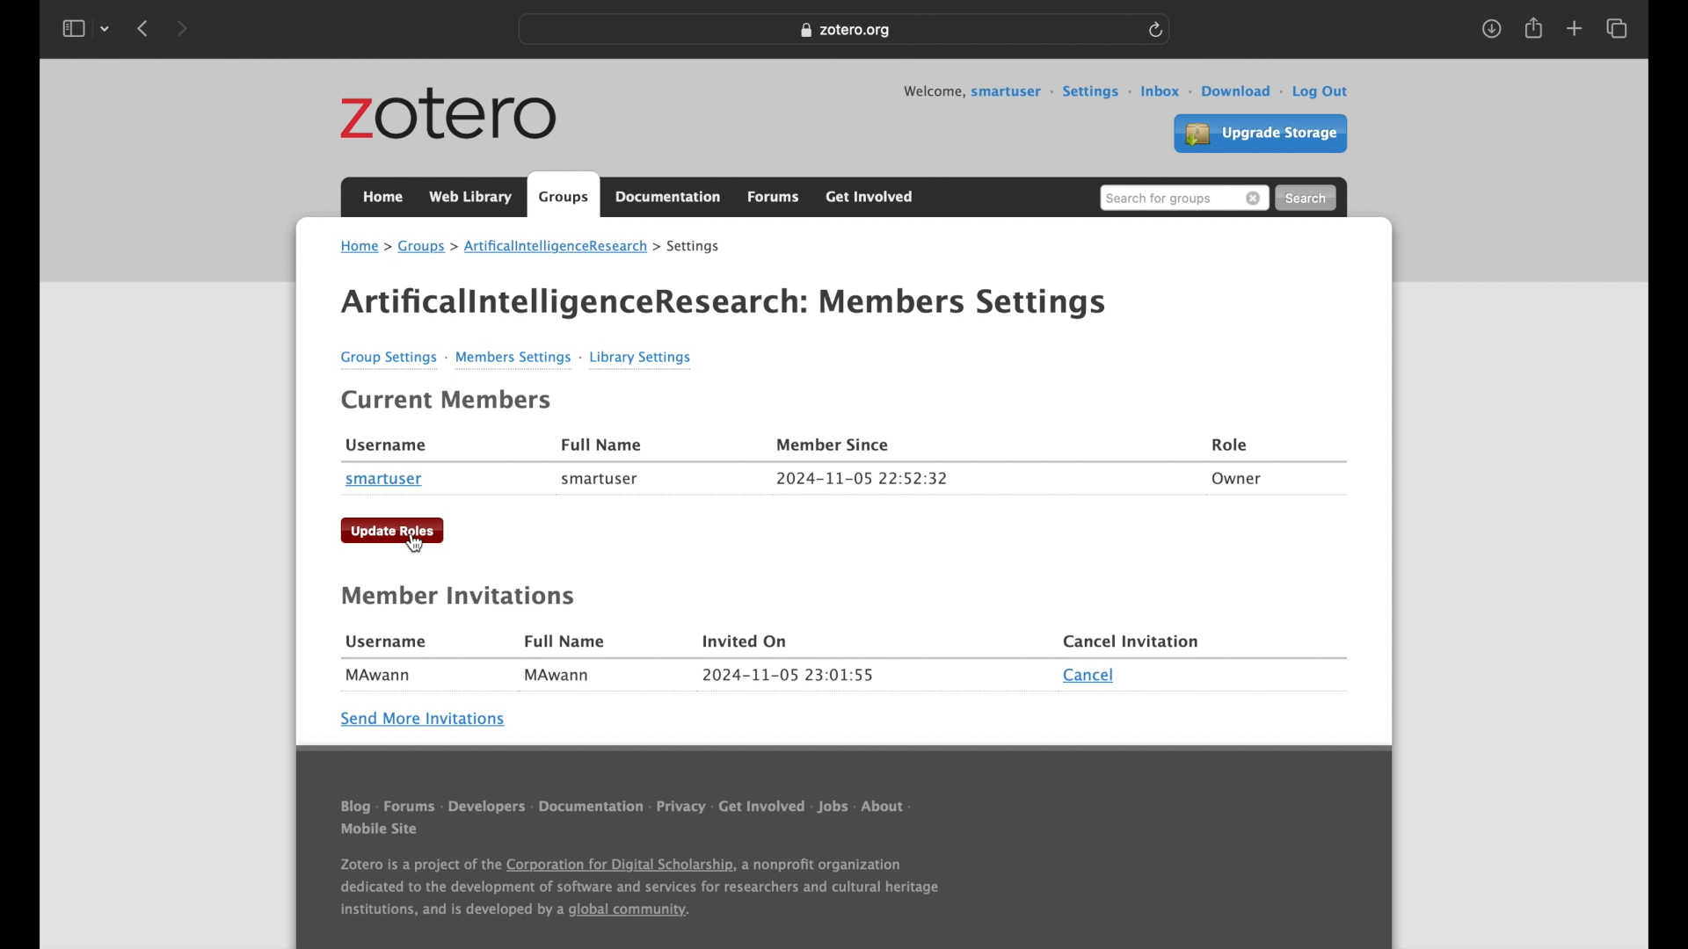 Image resolution: width=1688 pixels, height=949 pixels. I want to click on cancel invitation, so click(1131, 642).